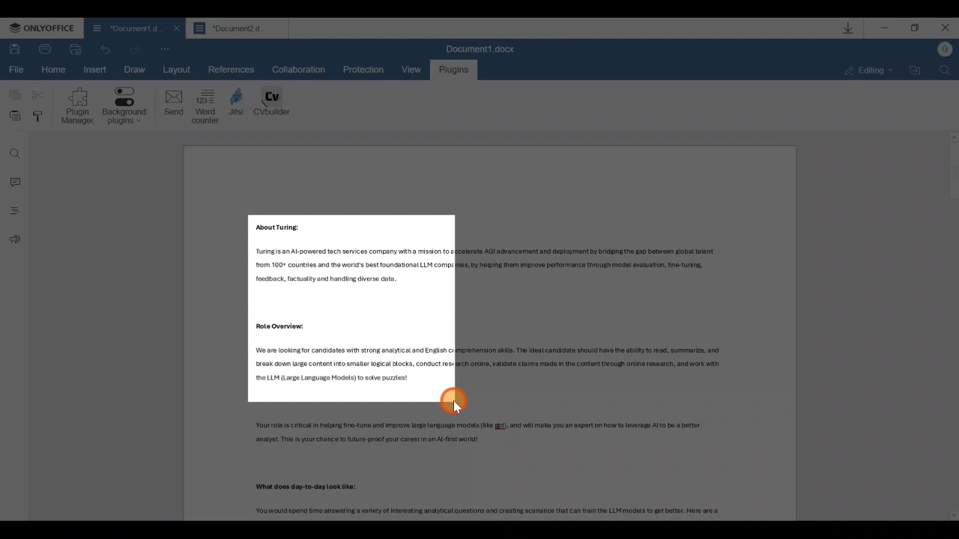 This screenshot has width=959, height=539. I want to click on Insert, so click(93, 70).